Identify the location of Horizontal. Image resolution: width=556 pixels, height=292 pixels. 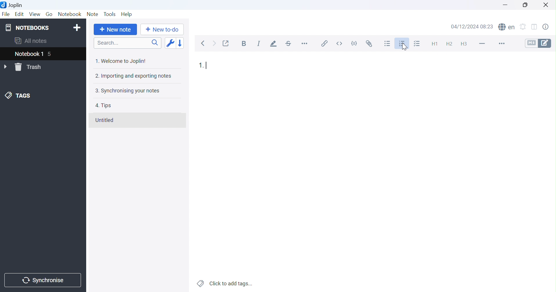
(305, 44).